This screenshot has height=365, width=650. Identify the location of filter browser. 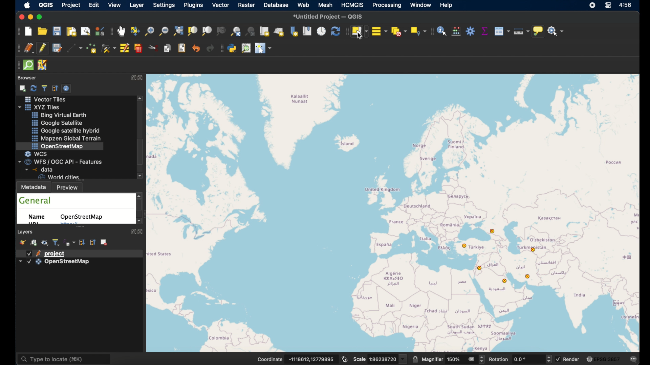
(44, 87).